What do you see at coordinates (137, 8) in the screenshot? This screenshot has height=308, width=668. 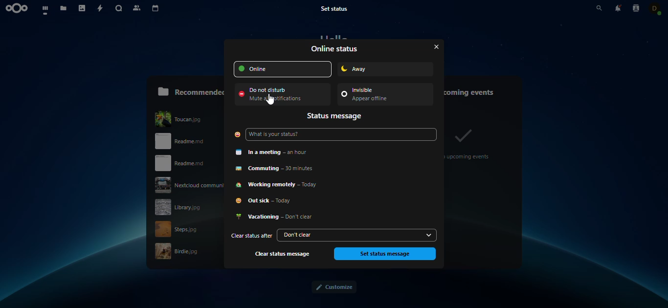 I see `contacts` at bounding box center [137, 8].